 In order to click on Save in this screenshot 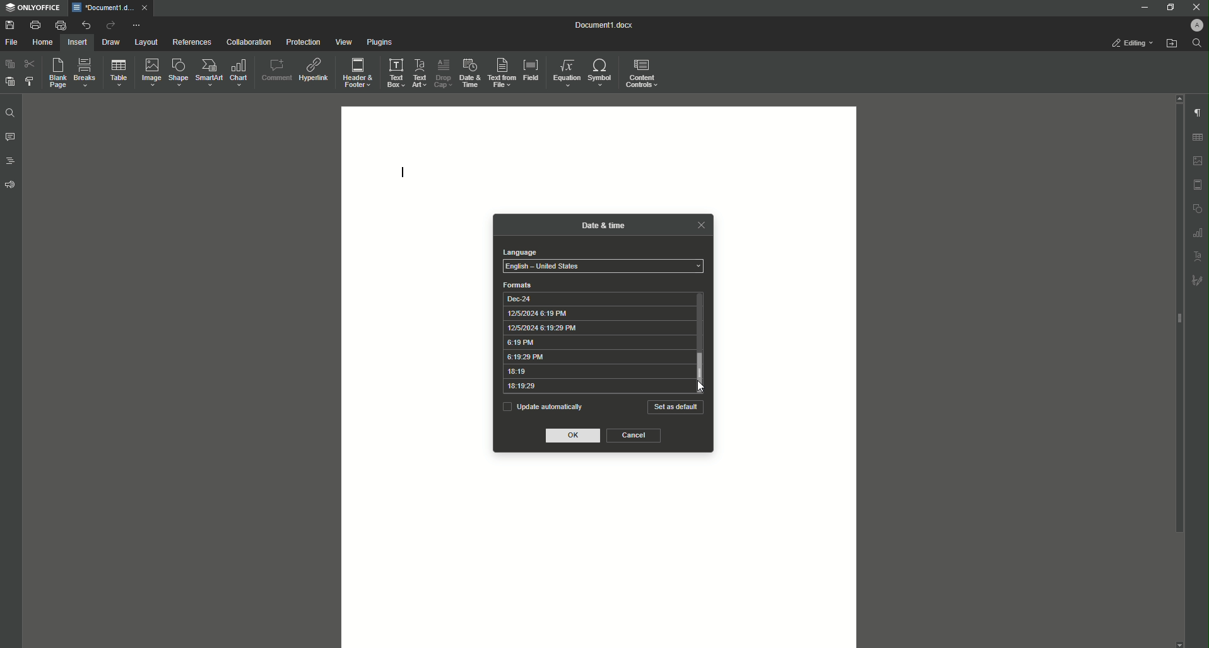, I will do `click(9, 25)`.